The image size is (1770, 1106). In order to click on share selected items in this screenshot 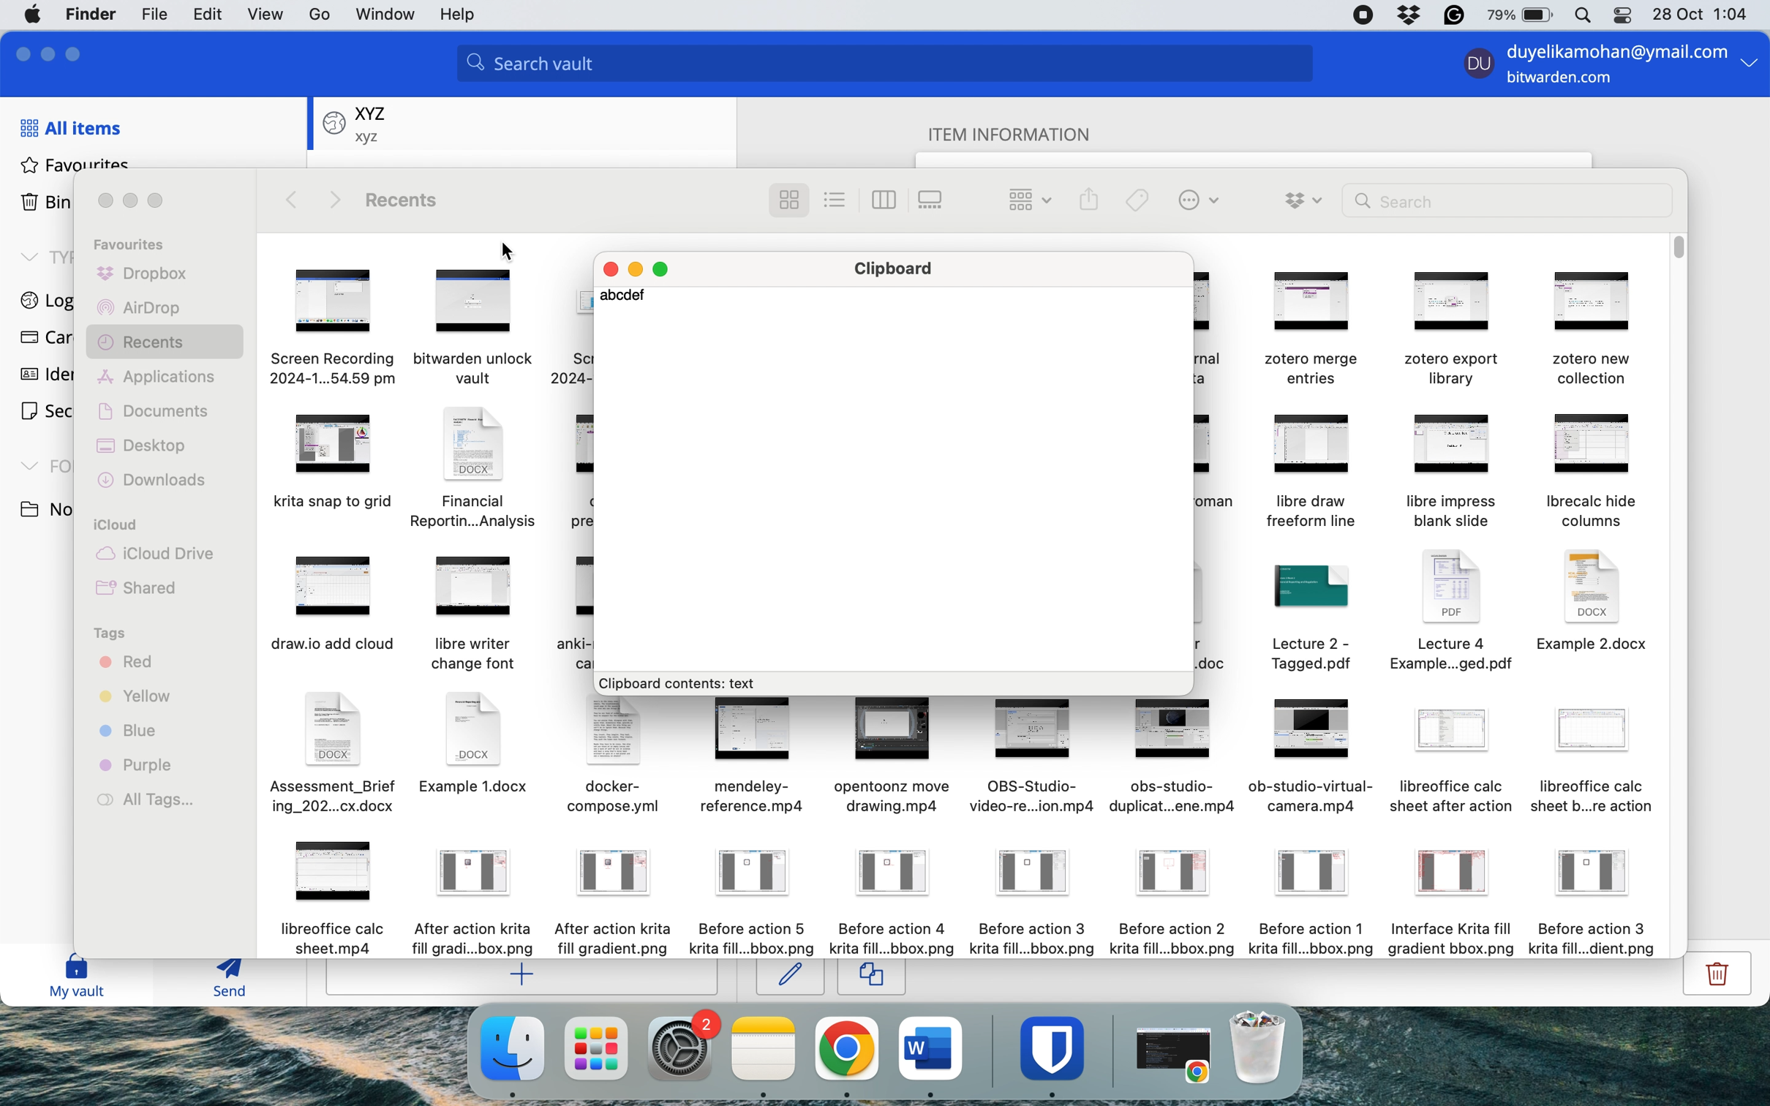, I will do `click(1088, 199)`.